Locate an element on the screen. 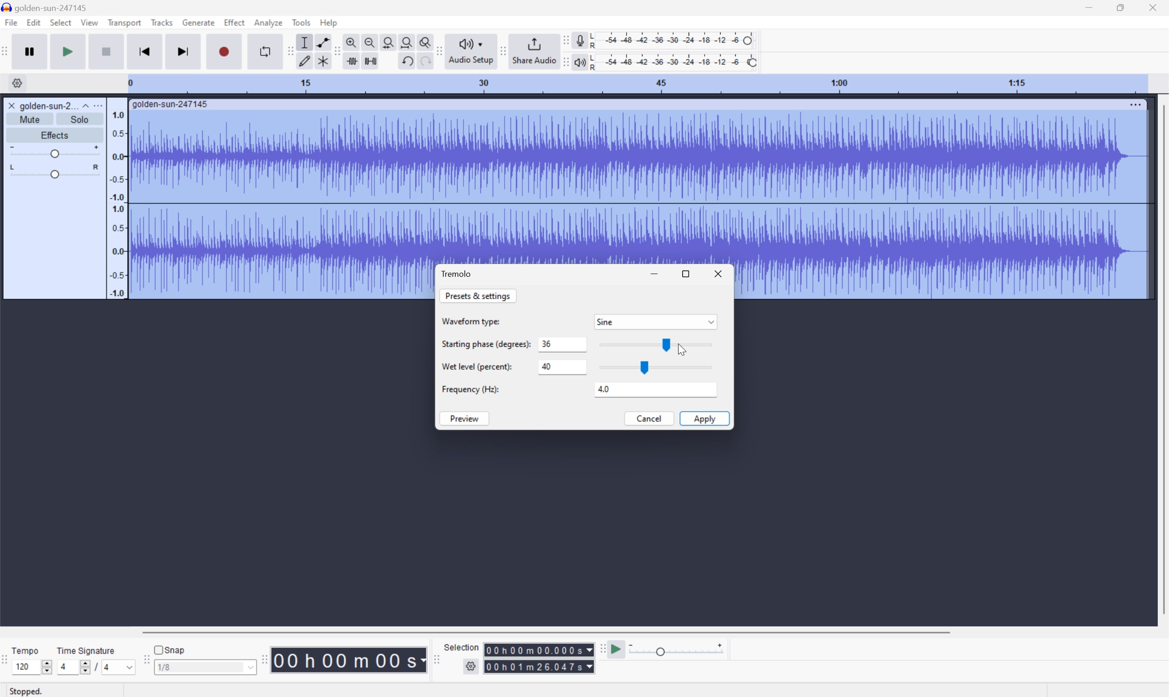 The width and height of the screenshot is (1169, 697). Audacity playback meter toolbar is located at coordinates (565, 62).